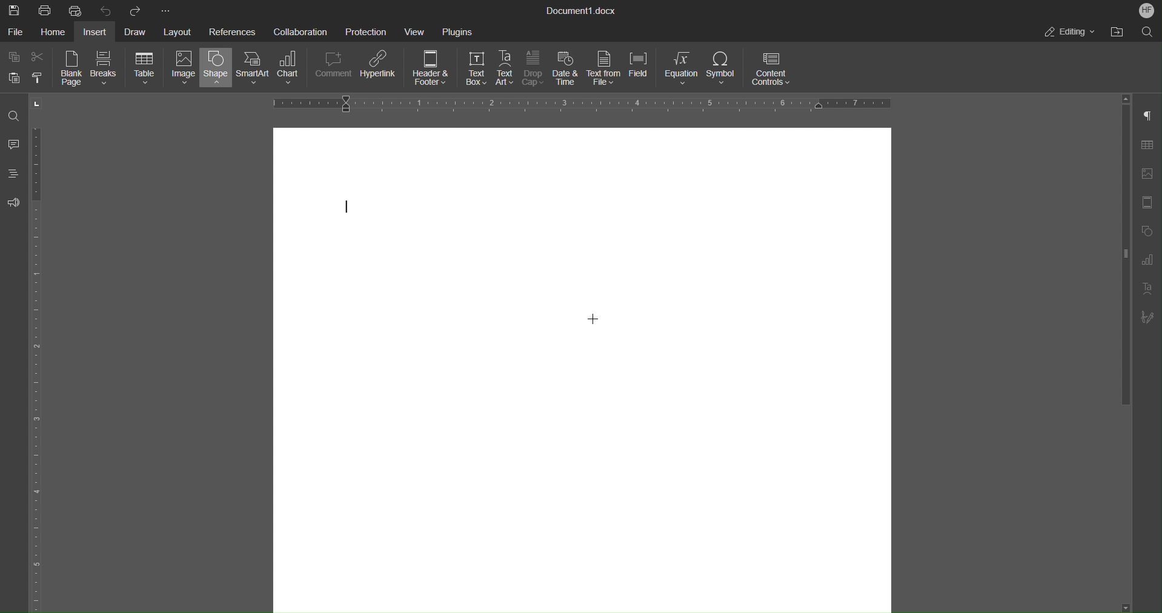  I want to click on Draw, so click(138, 31).